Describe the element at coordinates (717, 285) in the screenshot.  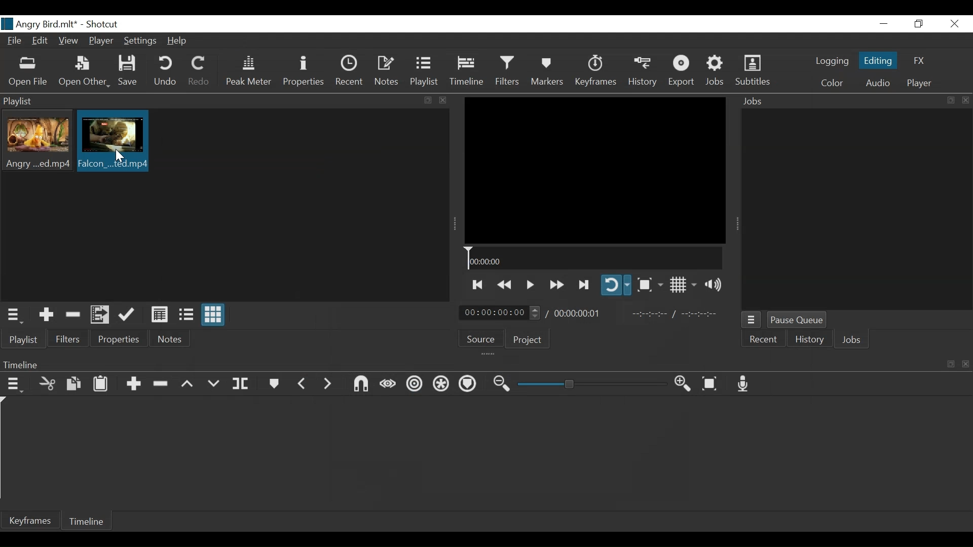
I see `Show volume control` at that location.